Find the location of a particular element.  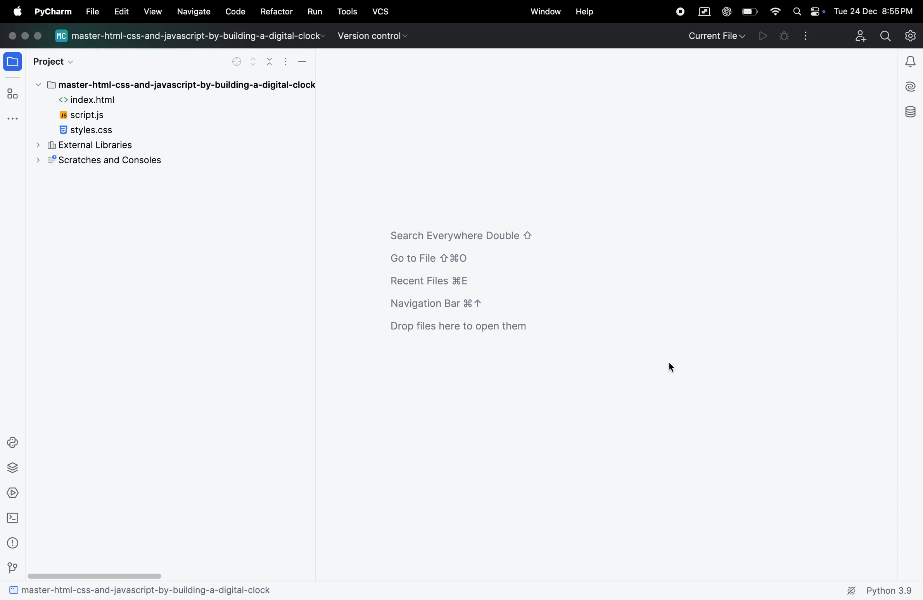

tools is located at coordinates (349, 10).